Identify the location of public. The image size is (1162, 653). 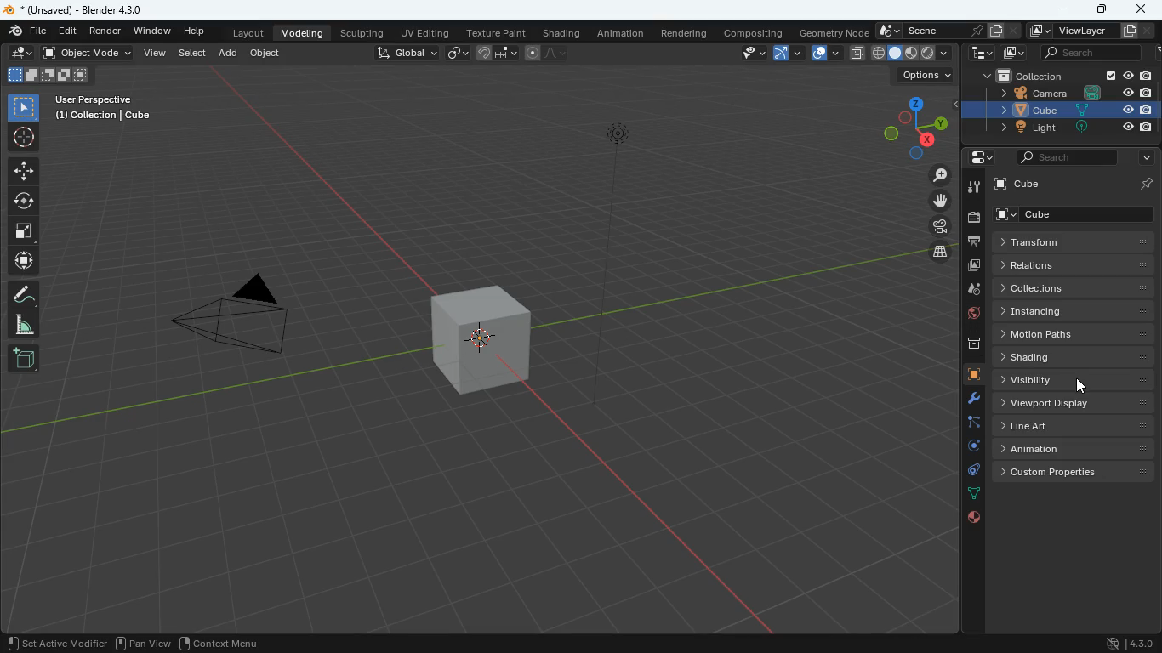
(969, 517).